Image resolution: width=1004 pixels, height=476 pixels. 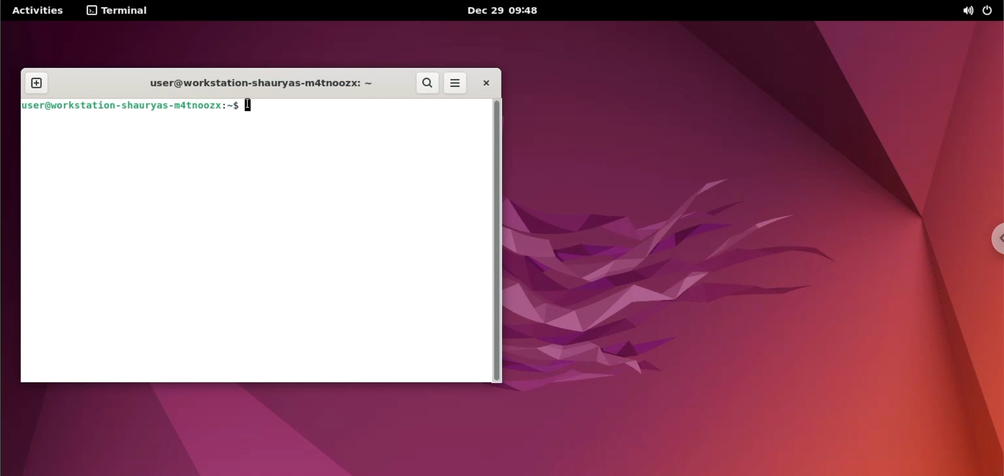 What do you see at coordinates (36, 83) in the screenshot?
I see `new tab` at bounding box center [36, 83].